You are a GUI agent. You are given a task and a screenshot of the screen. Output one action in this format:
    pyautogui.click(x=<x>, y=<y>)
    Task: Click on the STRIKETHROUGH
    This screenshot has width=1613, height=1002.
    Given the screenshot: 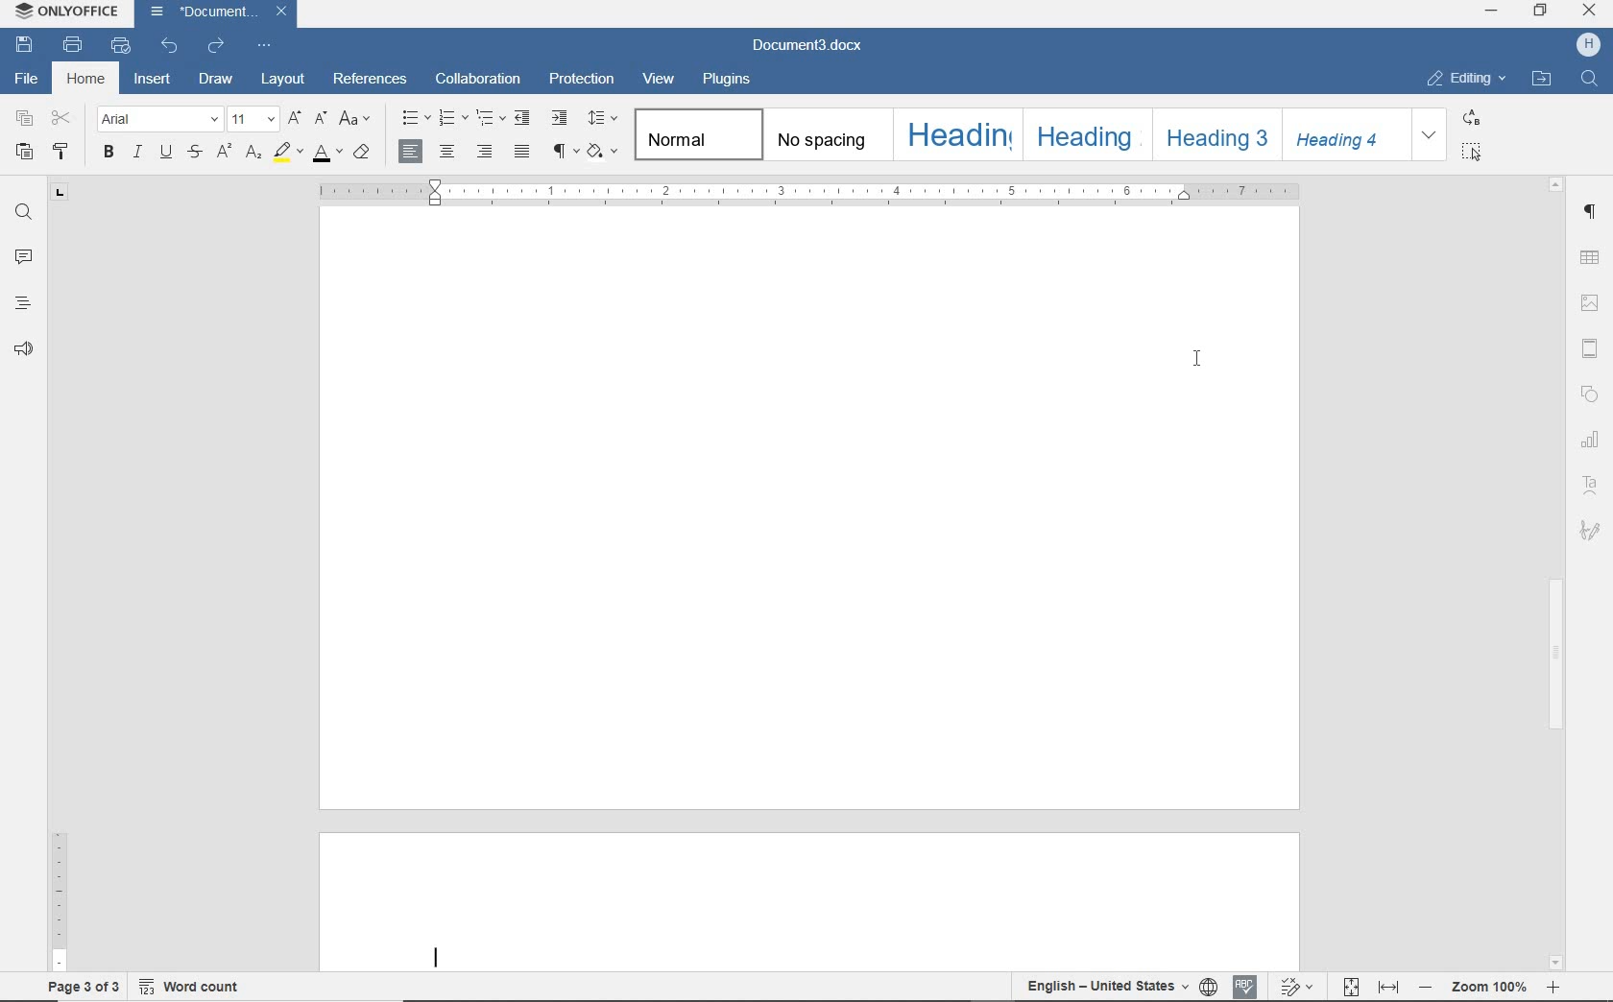 What is the action you would take?
    pyautogui.click(x=195, y=154)
    